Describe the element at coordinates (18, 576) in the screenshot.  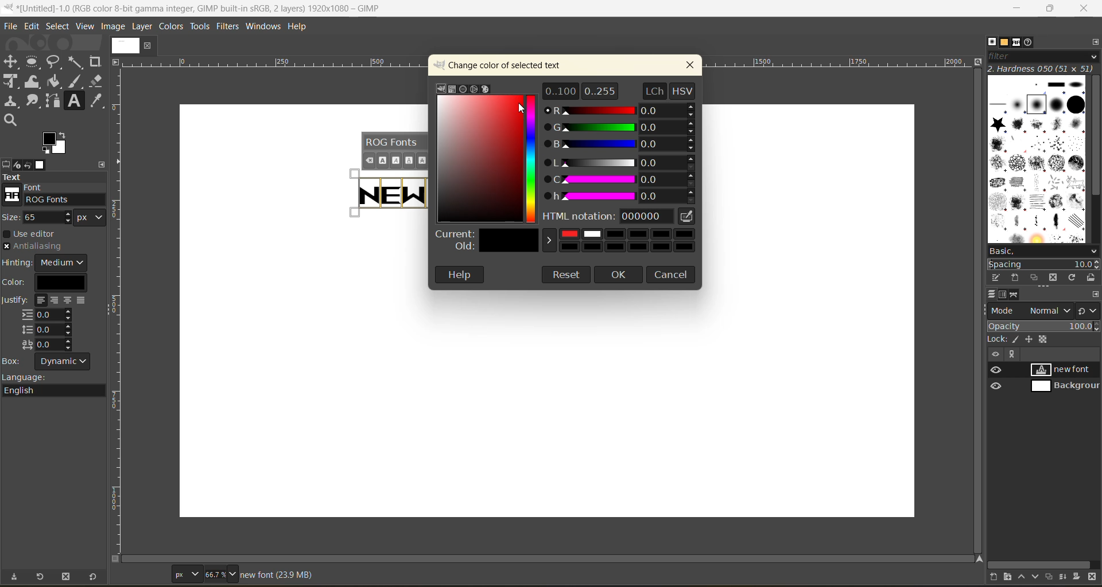
I see `save tool preset` at that location.